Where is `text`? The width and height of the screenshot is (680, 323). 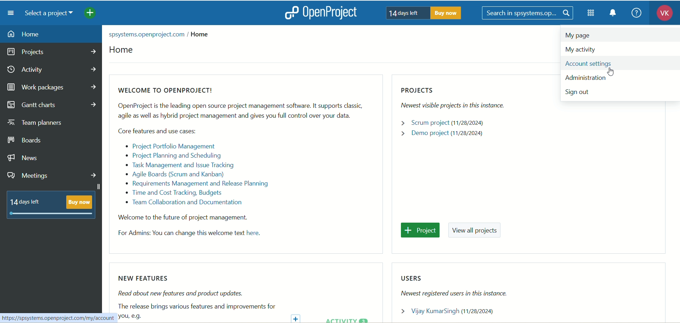
text is located at coordinates (240, 163).